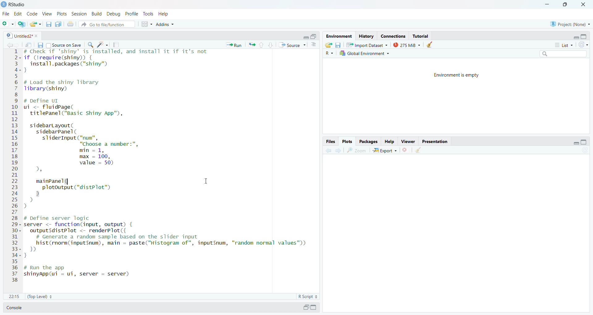 This screenshot has height=315, width=593. What do you see at coordinates (582, 4) in the screenshot?
I see `close` at bounding box center [582, 4].